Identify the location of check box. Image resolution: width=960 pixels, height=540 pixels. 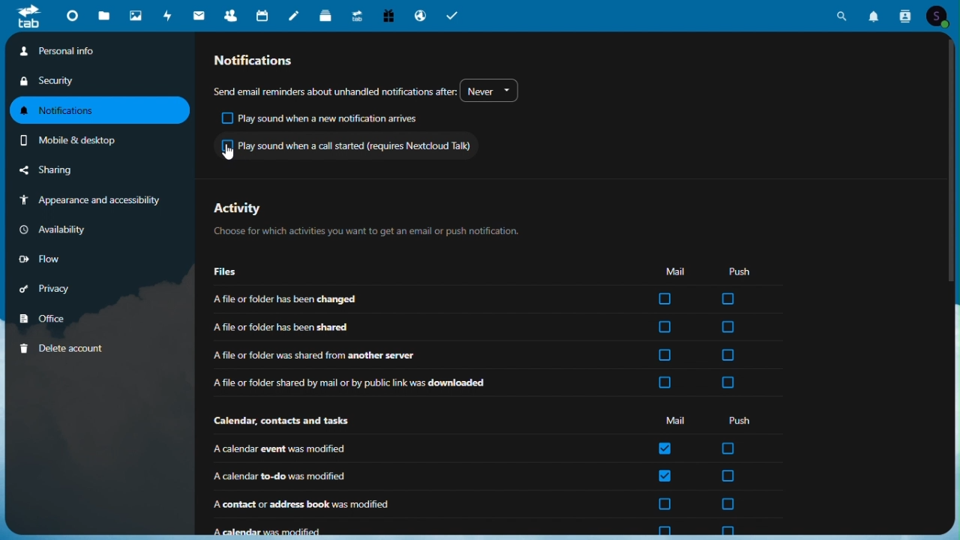
(664, 504).